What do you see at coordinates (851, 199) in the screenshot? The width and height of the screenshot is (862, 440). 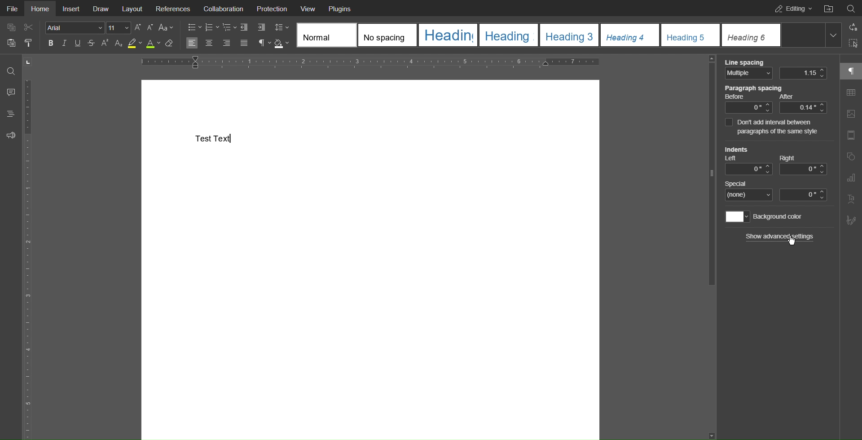 I see `Text Art` at bounding box center [851, 199].